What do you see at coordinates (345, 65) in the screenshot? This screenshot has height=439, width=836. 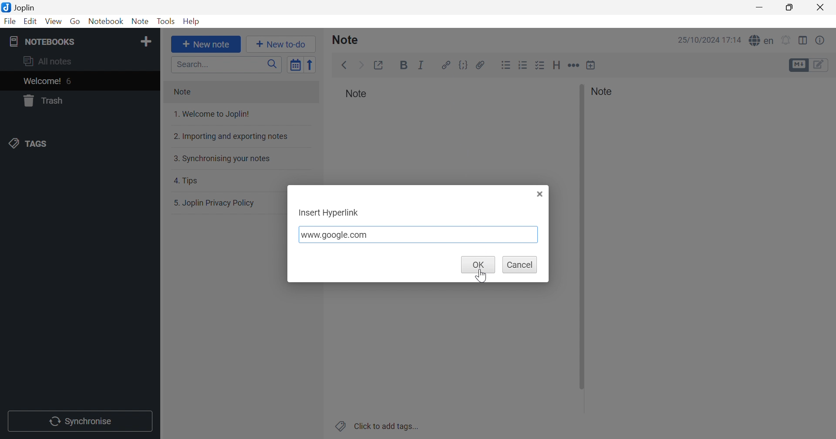 I see `Back` at bounding box center [345, 65].